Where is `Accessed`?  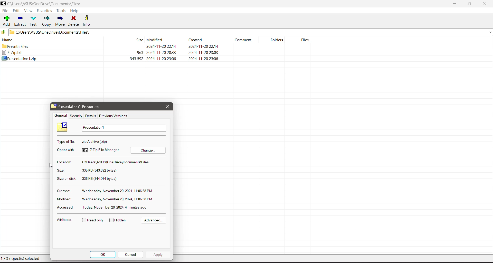 Accessed is located at coordinates (64, 208).